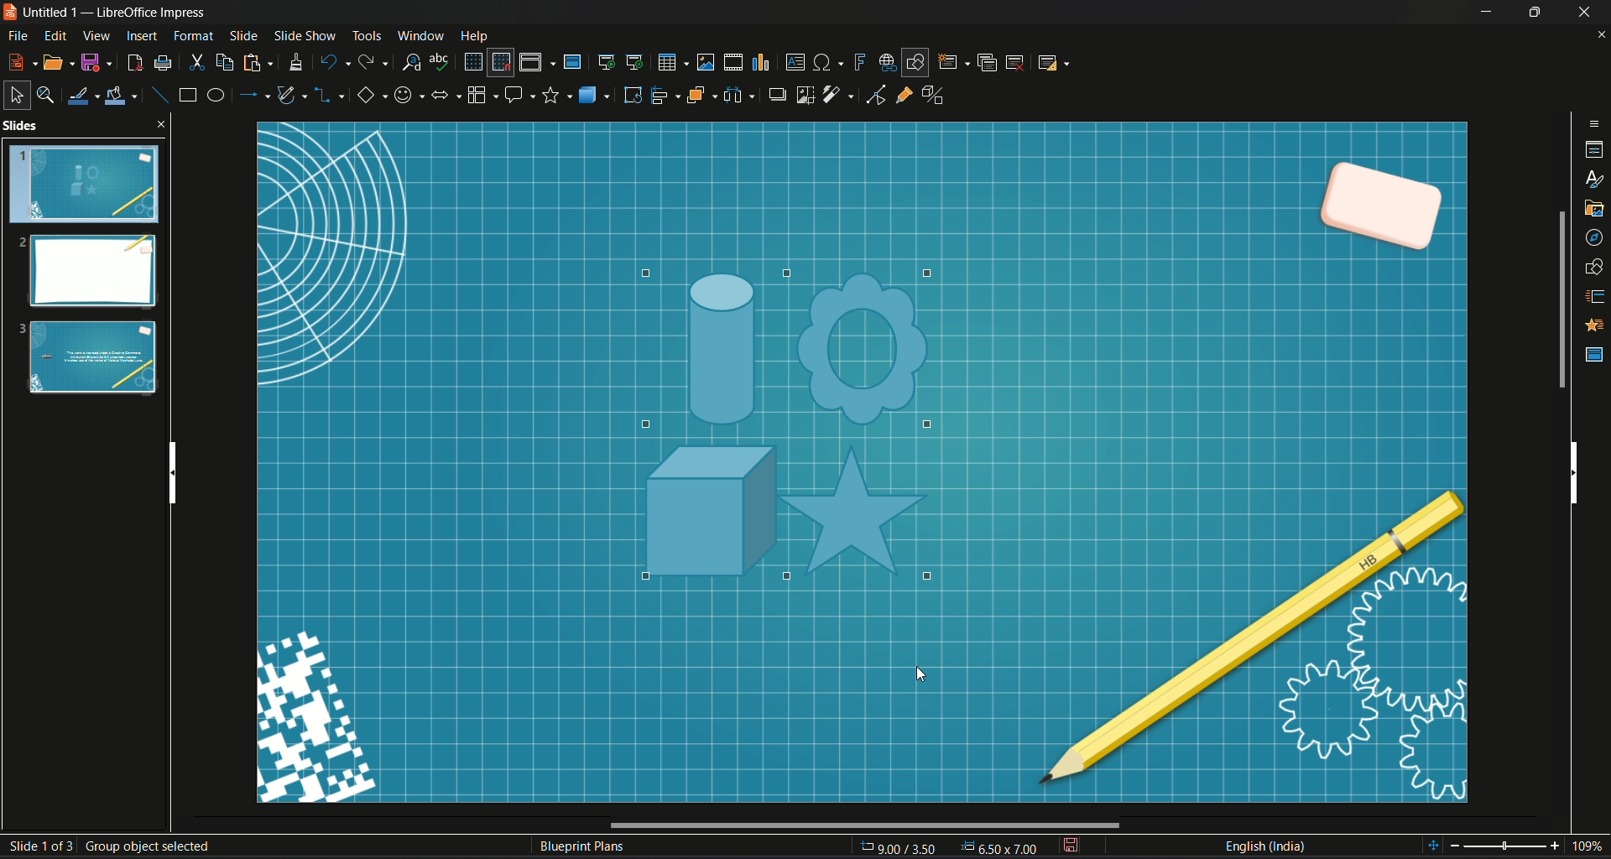  Describe the element at coordinates (858, 60) in the screenshot. I see `insert fontwork text` at that location.